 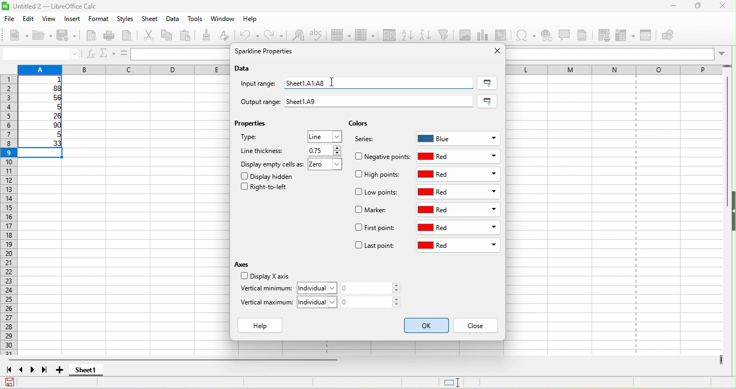 I want to click on data, so click(x=173, y=19).